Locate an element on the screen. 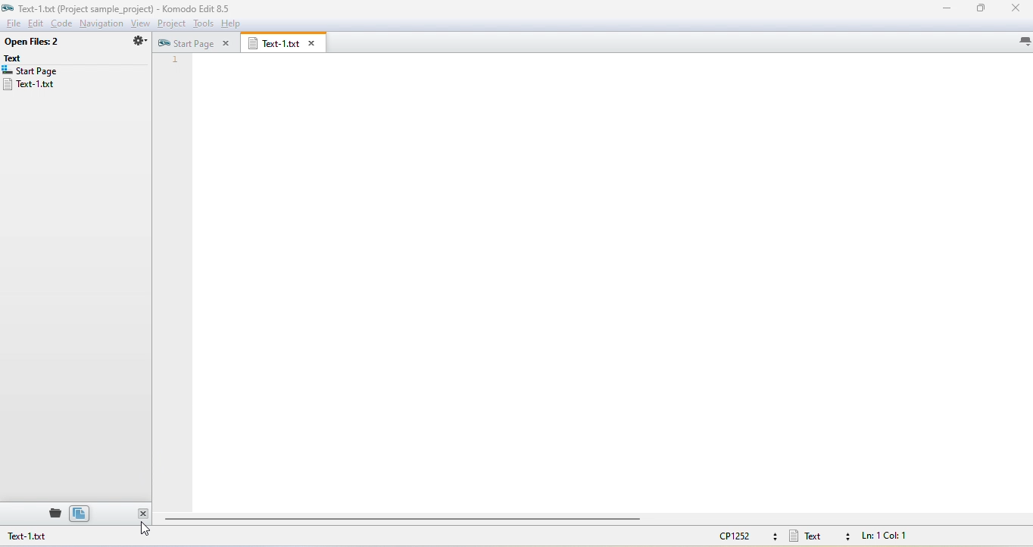 The image size is (1033, 547). open file is located at coordinates (80, 514).